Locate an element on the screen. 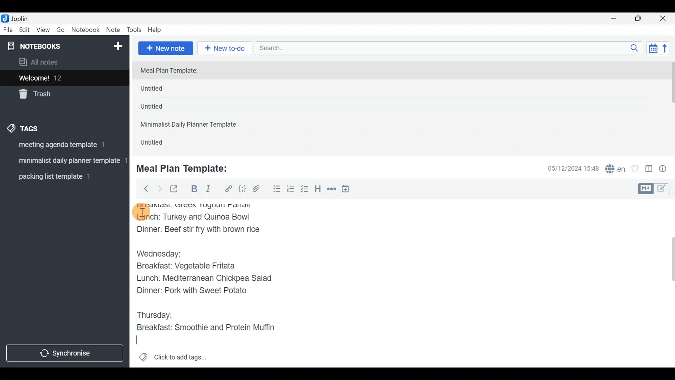 This screenshot has width=675, height=380. Lunch: Turkey and Quinoa Bowl is located at coordinates (195, 218).